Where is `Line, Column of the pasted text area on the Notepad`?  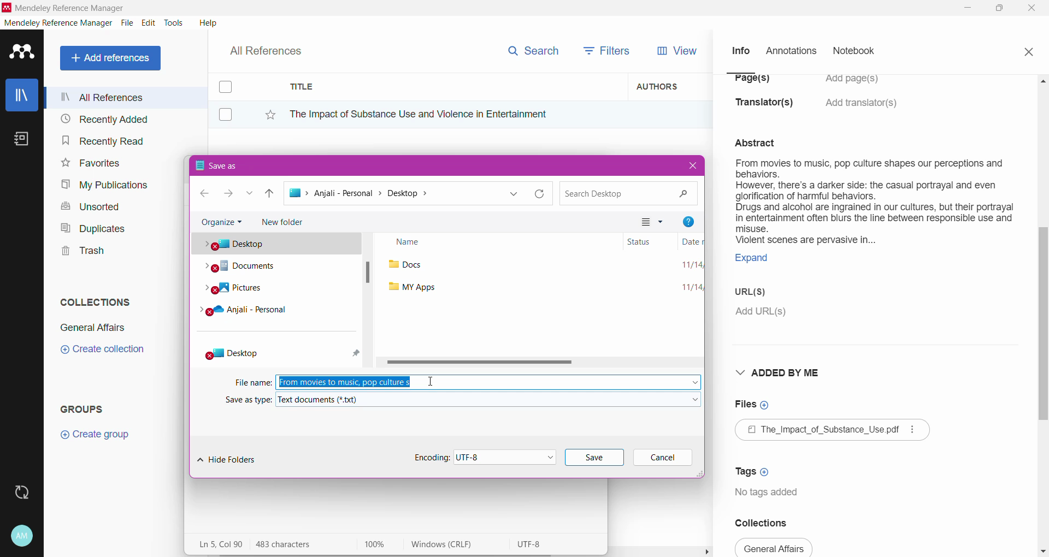 Line, Column of the pasted text area on the Notepad is located at coordinates (220, 544).